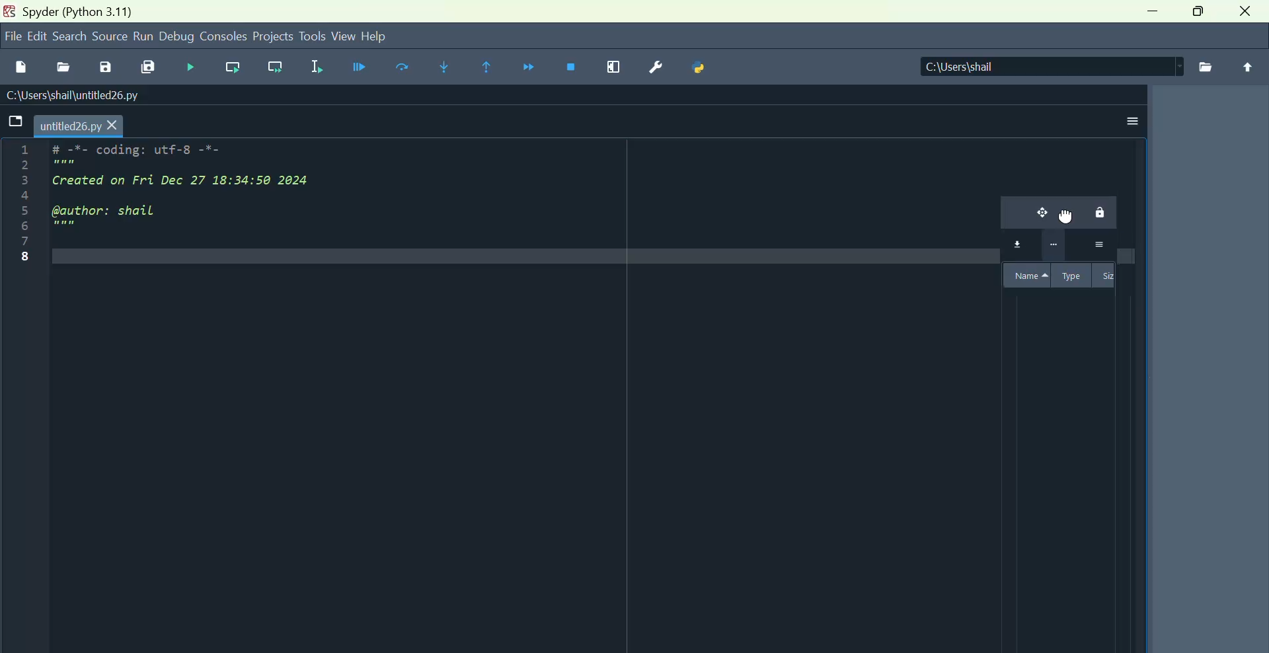  Describe the element at coordinates (1153, 13) in the screenshot. I see `minimise` at that location.